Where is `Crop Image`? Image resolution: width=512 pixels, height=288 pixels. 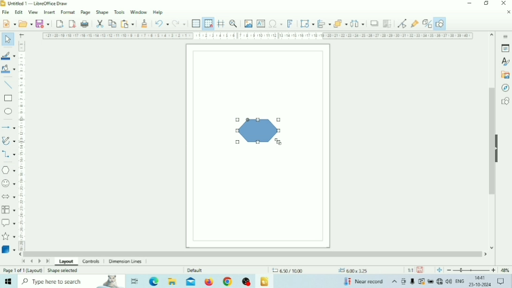 Crop Image is located at coordinates (387, 23).